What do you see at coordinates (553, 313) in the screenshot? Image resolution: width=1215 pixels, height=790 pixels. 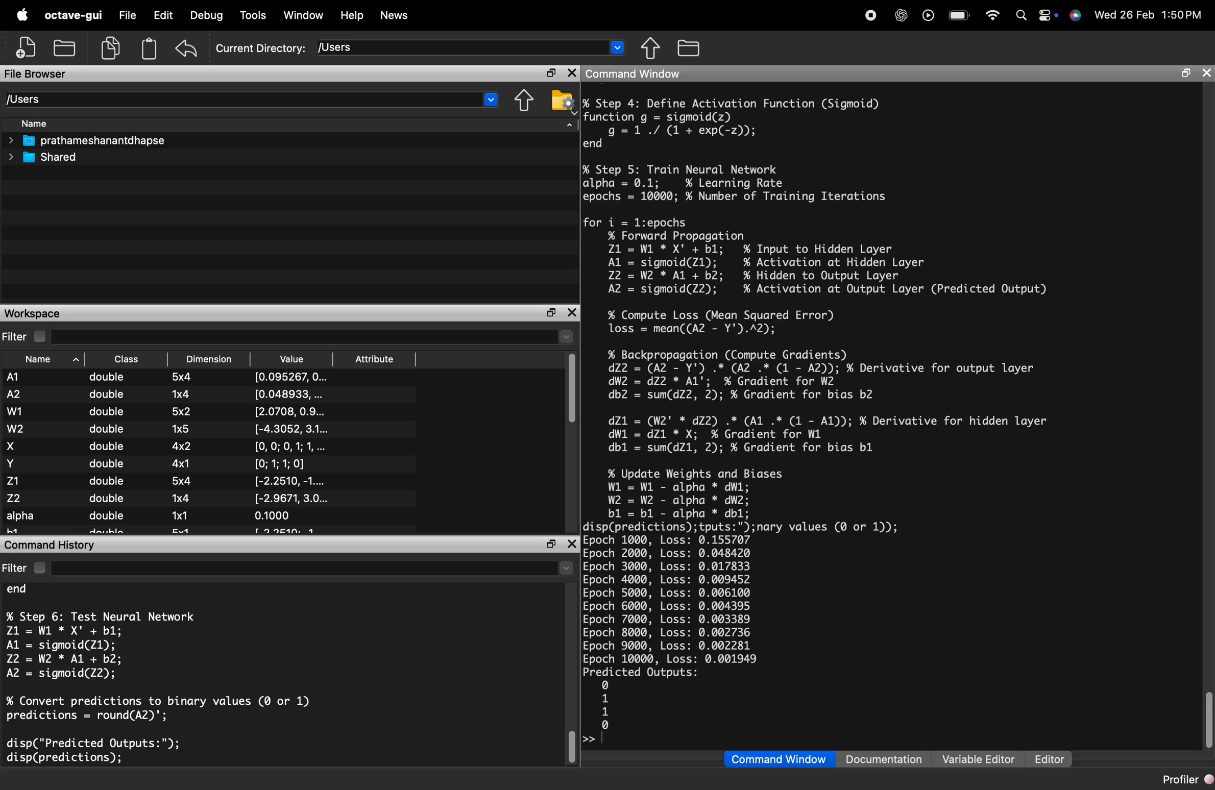 I see `Maximize` at bounding box center [553, 313].